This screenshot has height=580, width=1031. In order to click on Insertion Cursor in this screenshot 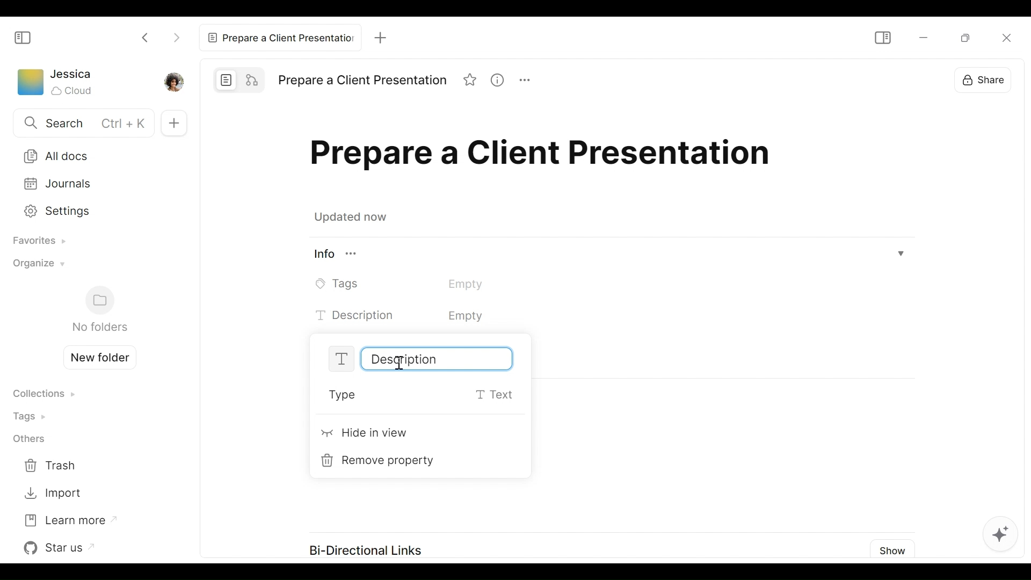, I will do `click(398, 364)`.